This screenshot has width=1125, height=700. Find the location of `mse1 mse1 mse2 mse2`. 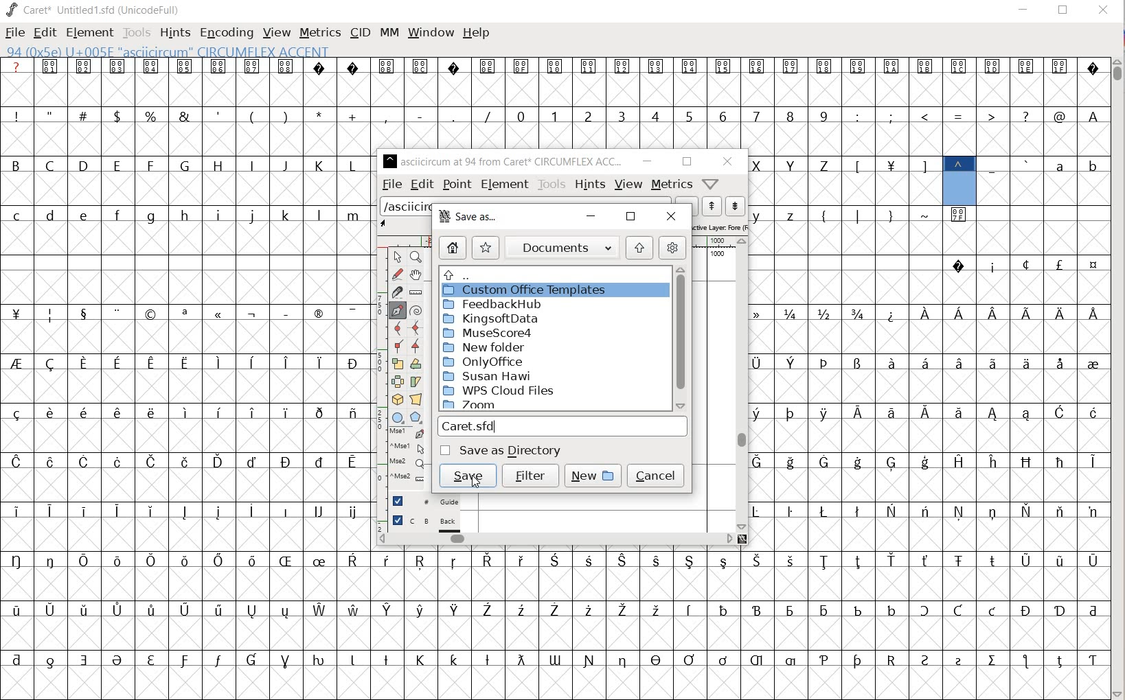

mse1 mse1 mse2 mse2 is located at coordinates (402, 456).